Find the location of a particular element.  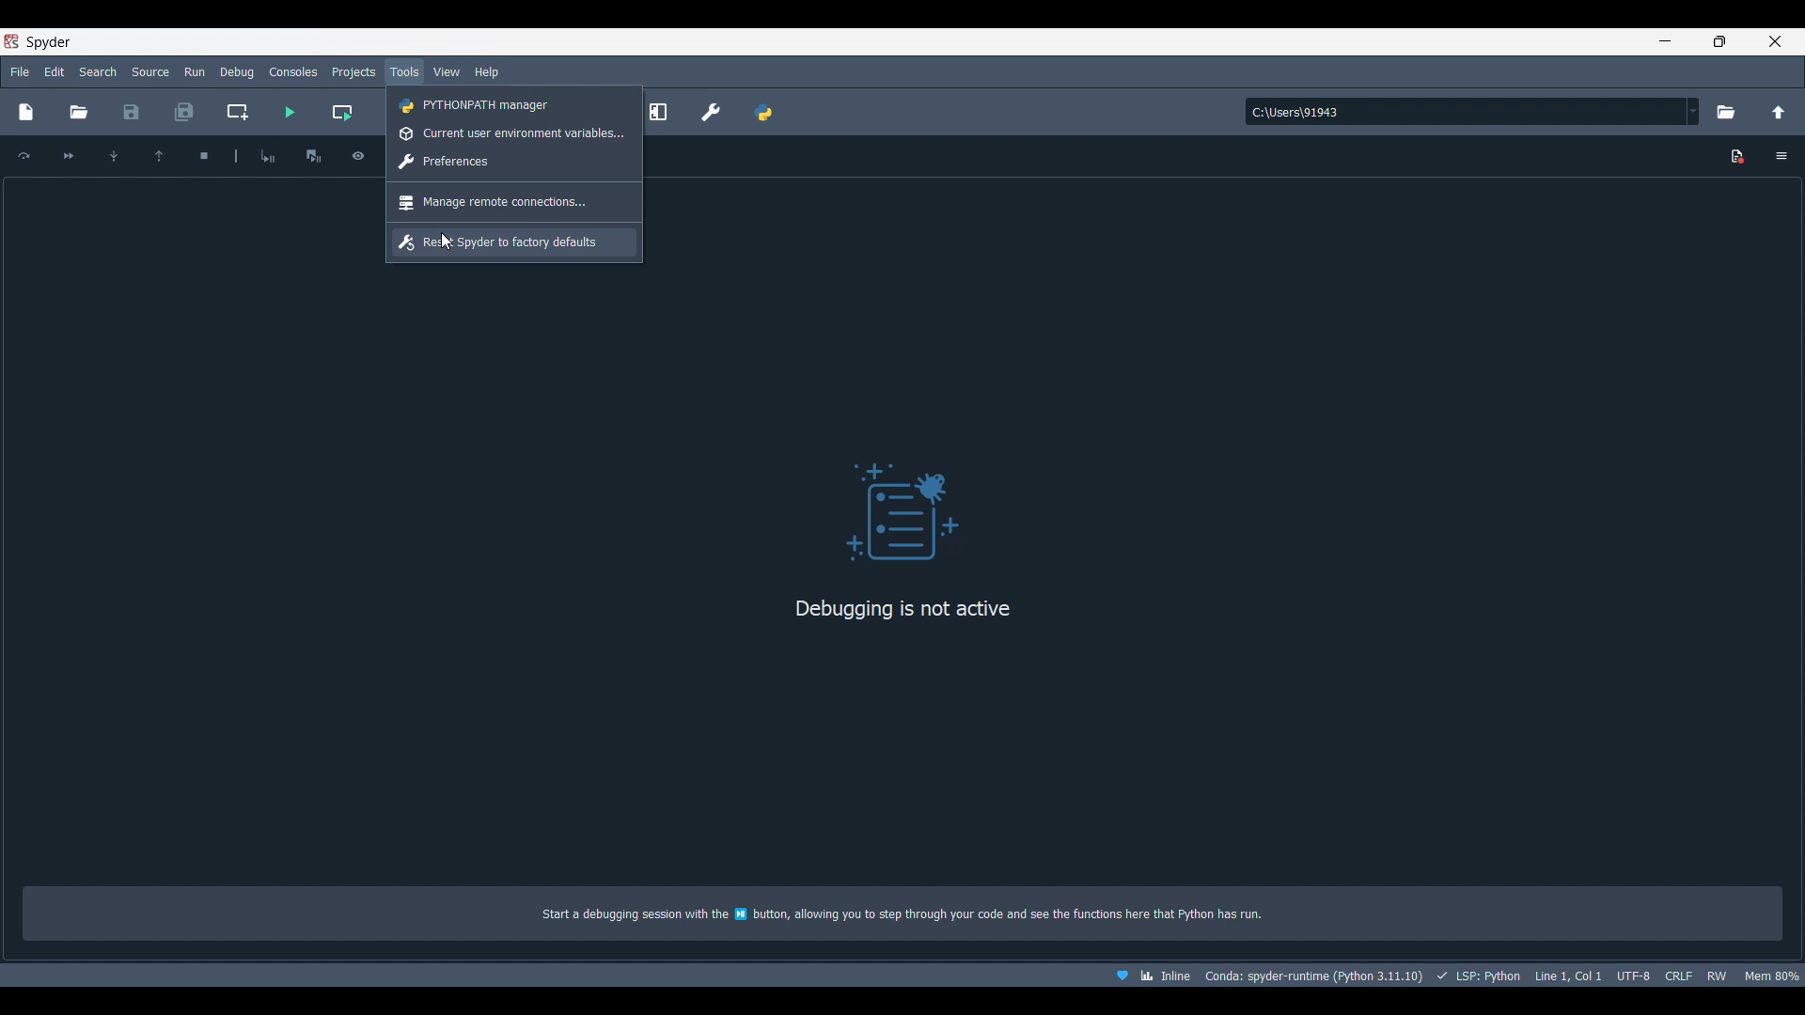

Options is located at coordinates (1781, 155).